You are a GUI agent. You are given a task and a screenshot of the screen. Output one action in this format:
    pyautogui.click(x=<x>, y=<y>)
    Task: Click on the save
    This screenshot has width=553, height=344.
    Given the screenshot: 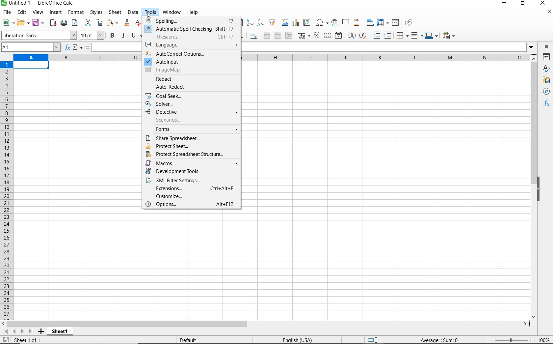 What is the action you would take?
    pyautogui.click(x=38, y=23)
    